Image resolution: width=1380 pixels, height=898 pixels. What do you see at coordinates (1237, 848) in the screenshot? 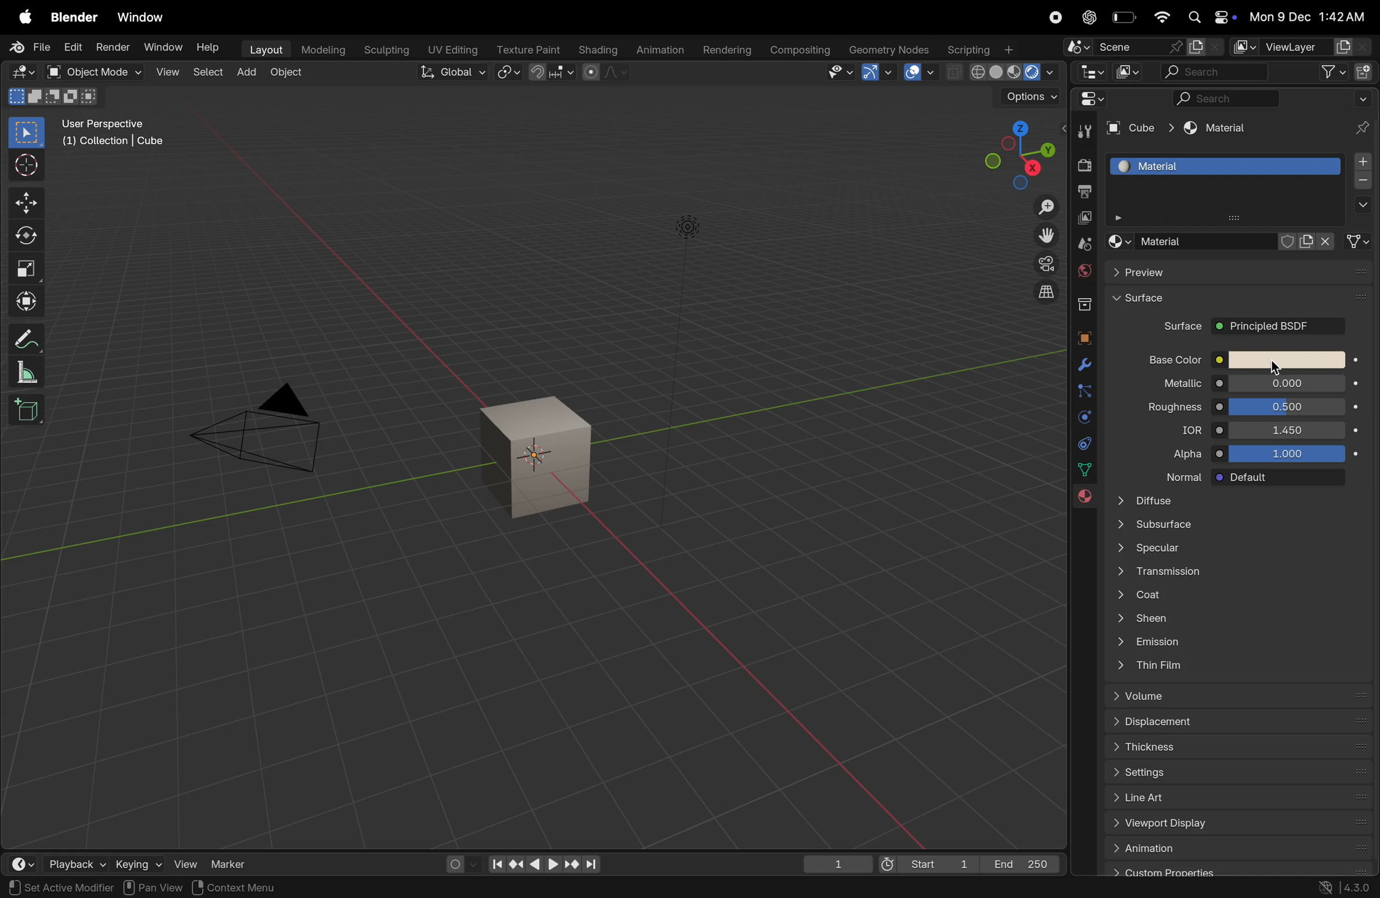
I see `animation` at bounding box center [1237, 848].